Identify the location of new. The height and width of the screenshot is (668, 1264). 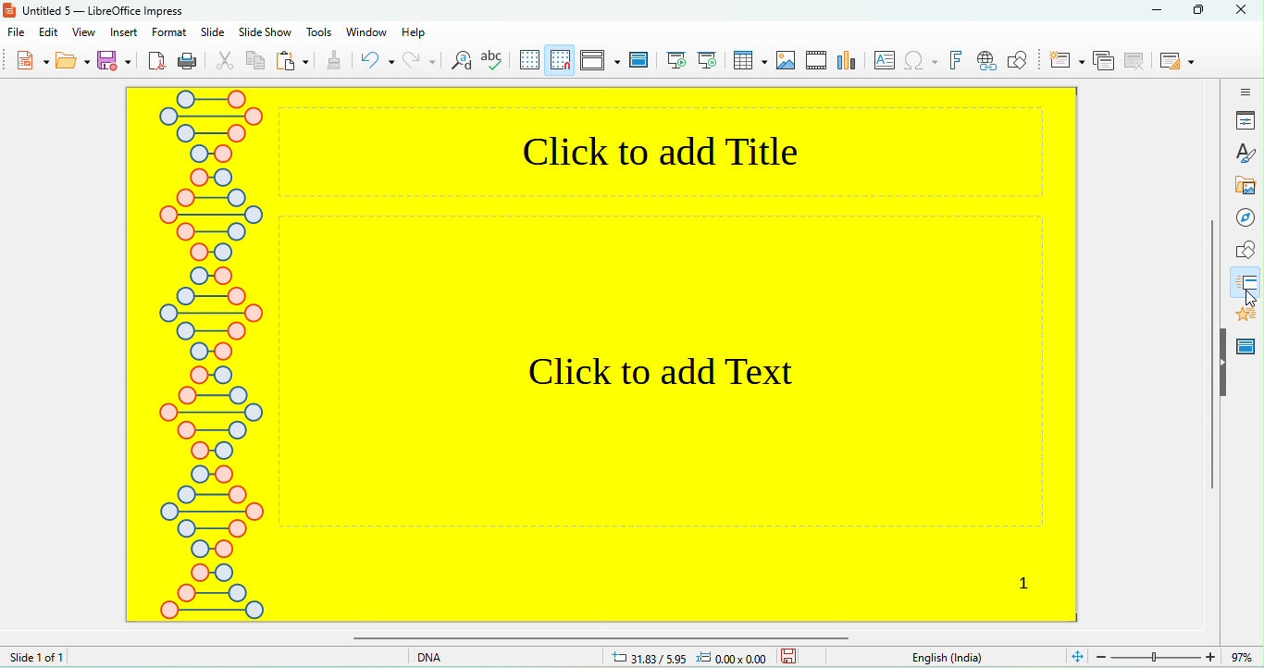
(26, 62).